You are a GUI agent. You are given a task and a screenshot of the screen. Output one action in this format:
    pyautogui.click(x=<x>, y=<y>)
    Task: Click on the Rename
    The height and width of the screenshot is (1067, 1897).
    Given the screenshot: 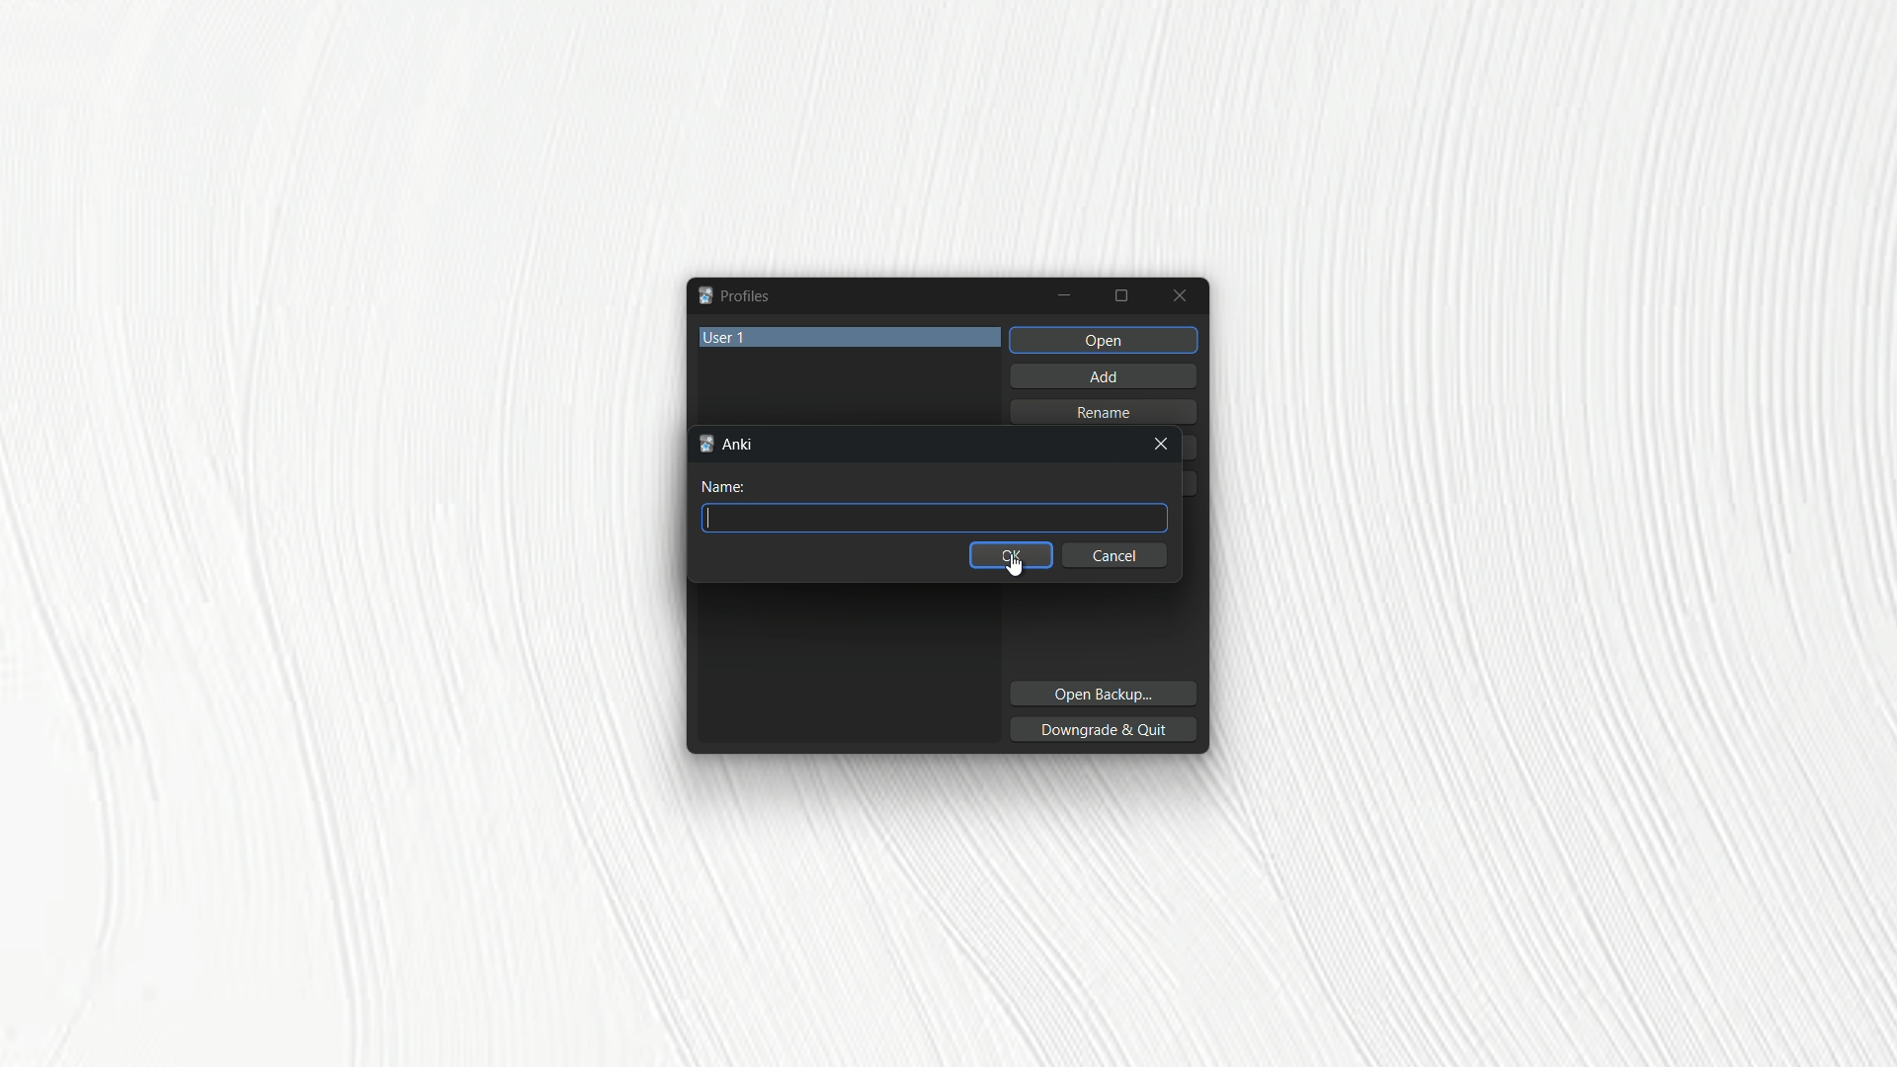 What is the action you would take?
    pyautogui.click(x=1110, y=411)
    